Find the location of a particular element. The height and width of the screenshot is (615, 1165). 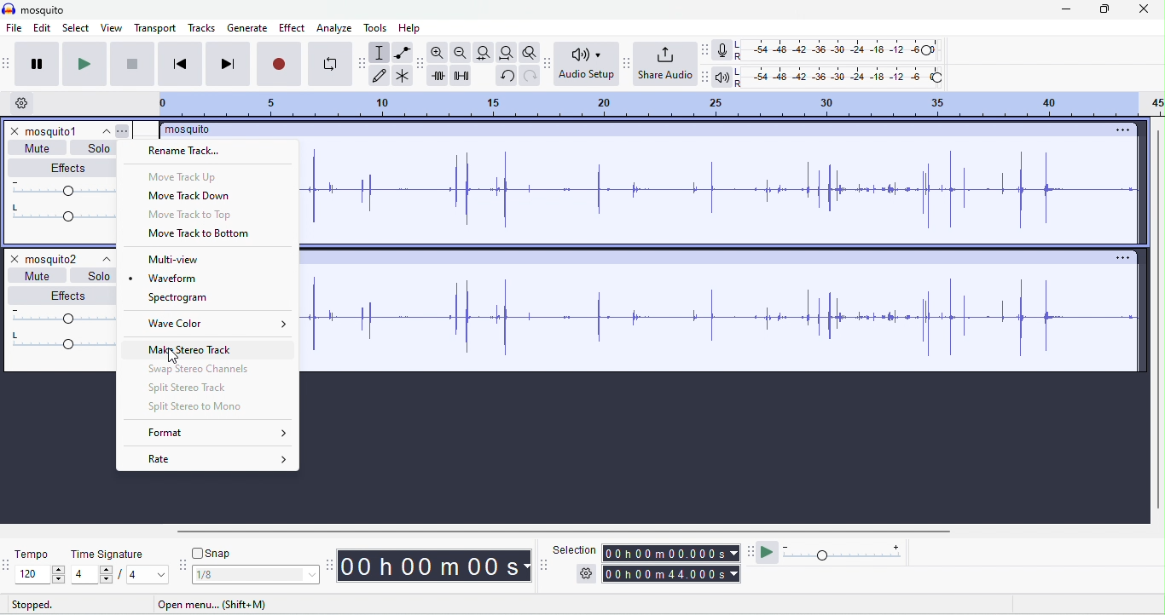

track2 is located at coordinates (72, 260).